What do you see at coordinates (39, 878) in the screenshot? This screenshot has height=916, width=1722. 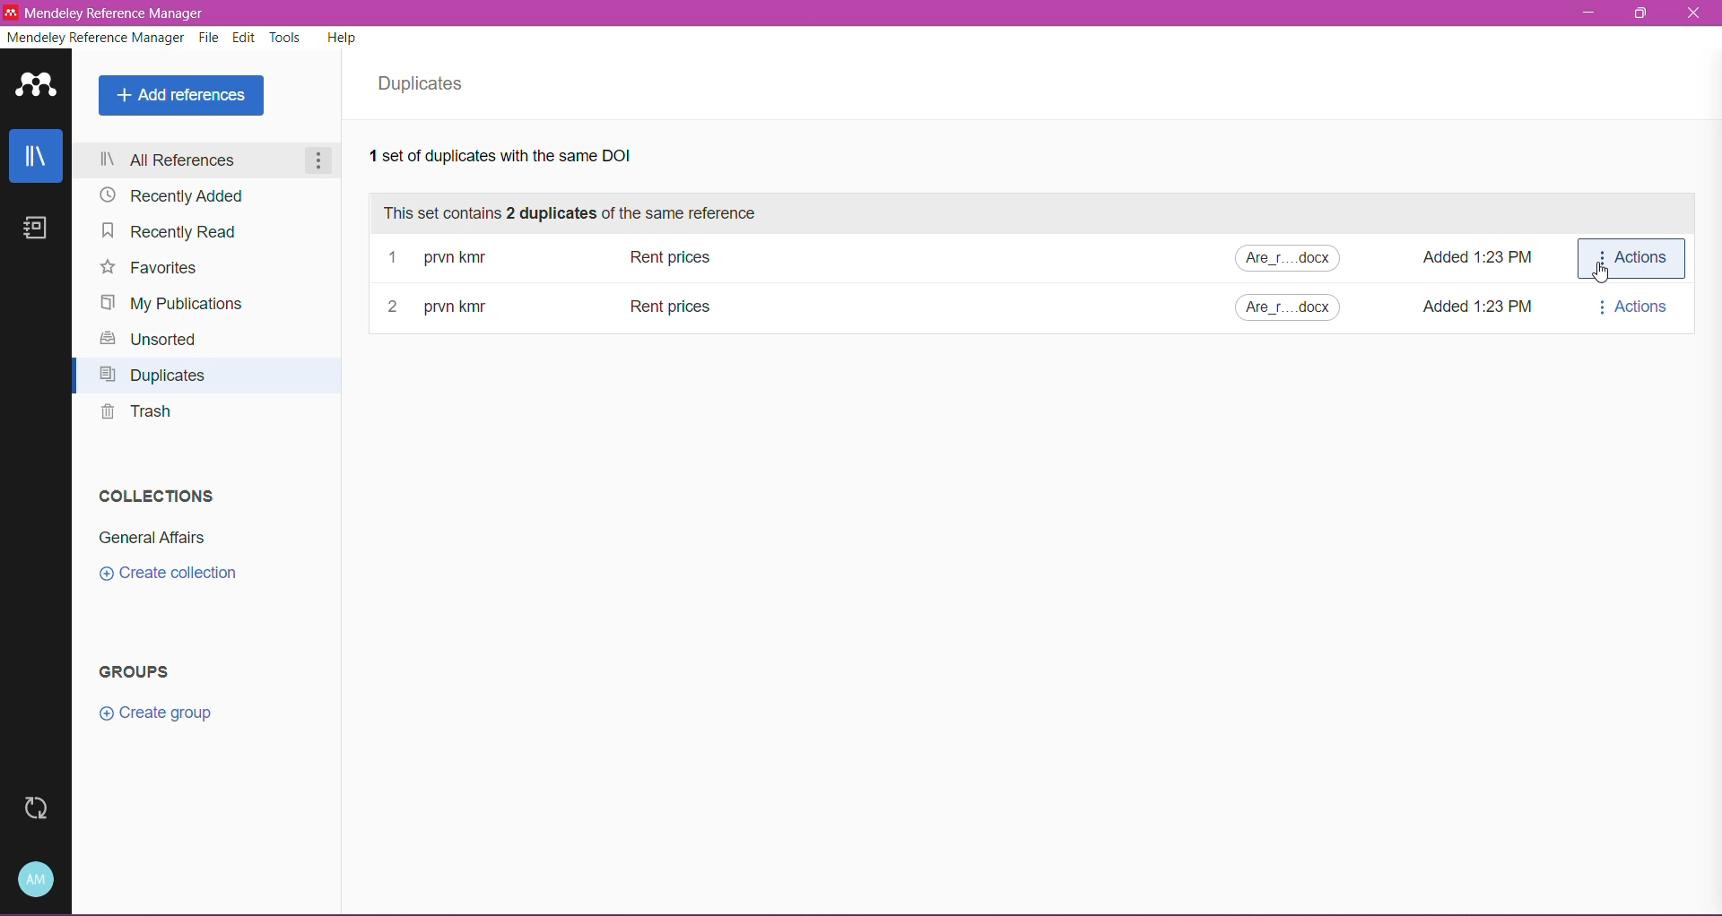 I see `Account and Help` at bounding box center [39, 878].